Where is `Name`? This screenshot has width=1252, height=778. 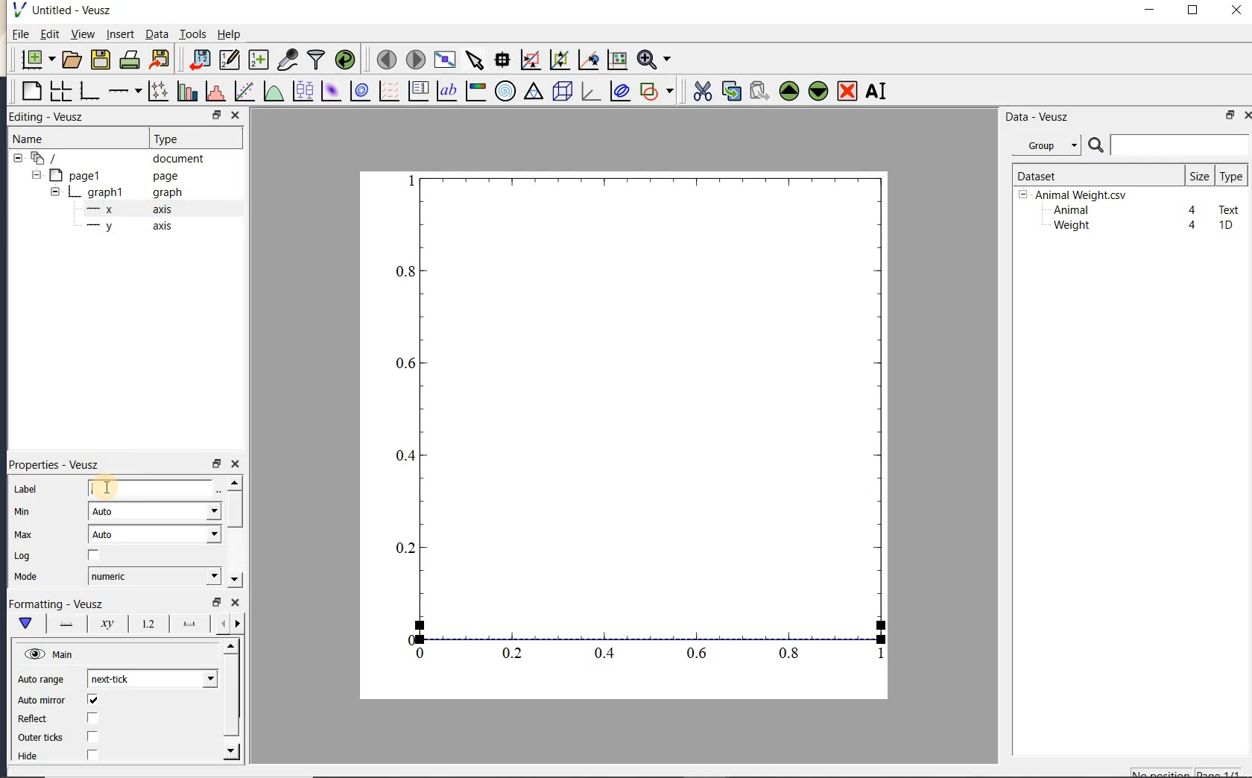 Name is located at coordinates (44, 139).